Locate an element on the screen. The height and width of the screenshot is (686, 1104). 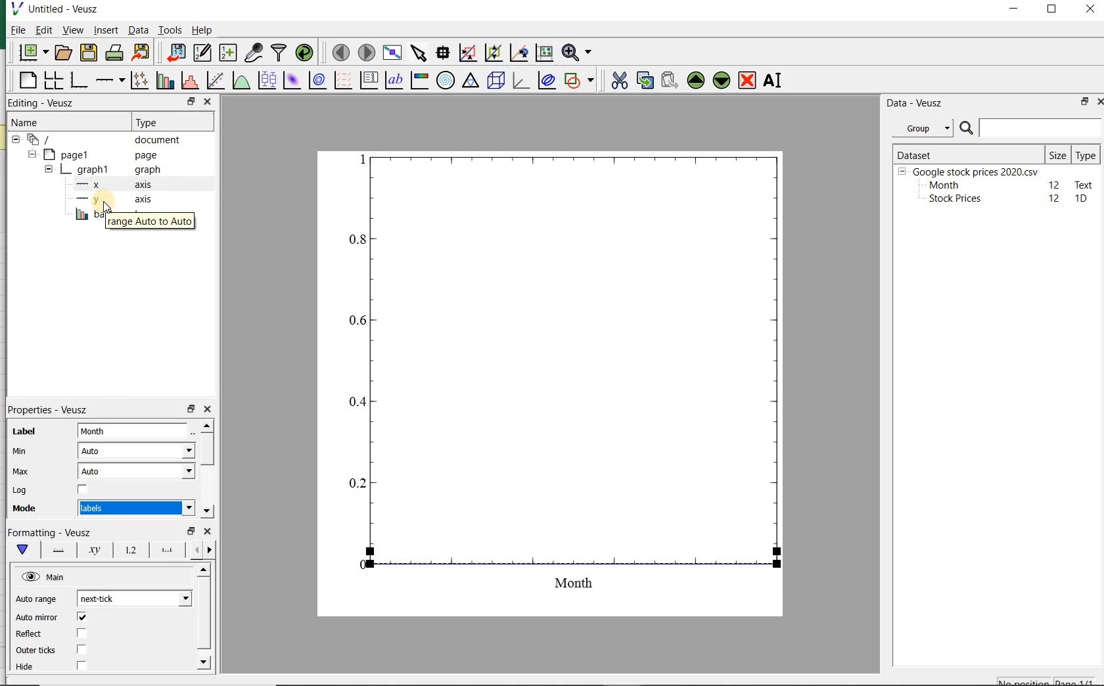
Name is located at coordinates (34, 122).